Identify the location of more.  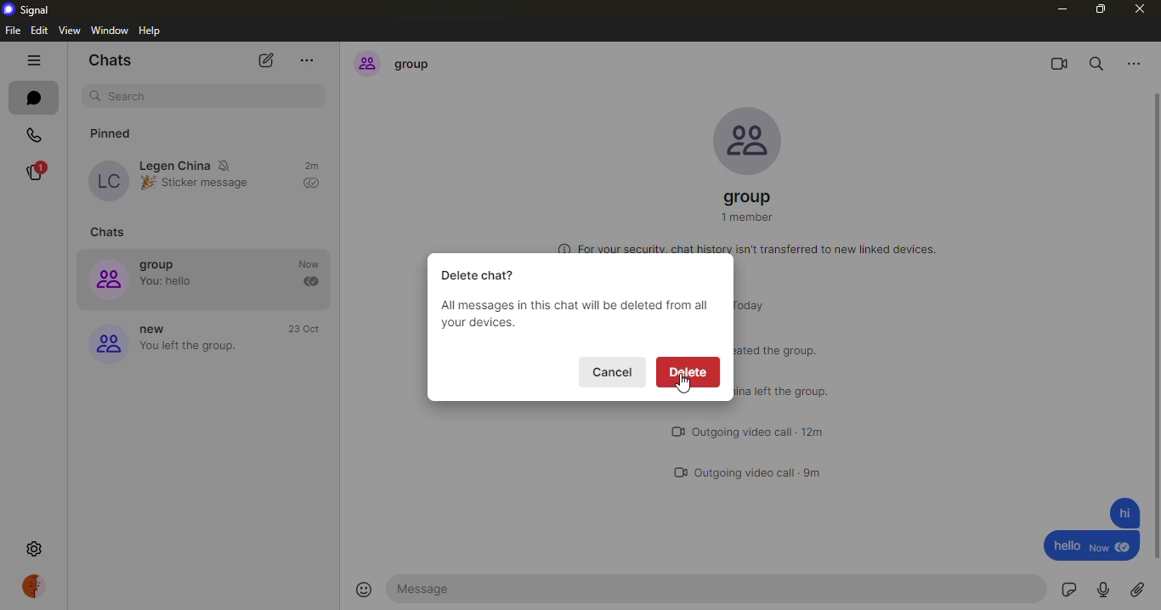
(313, 60).